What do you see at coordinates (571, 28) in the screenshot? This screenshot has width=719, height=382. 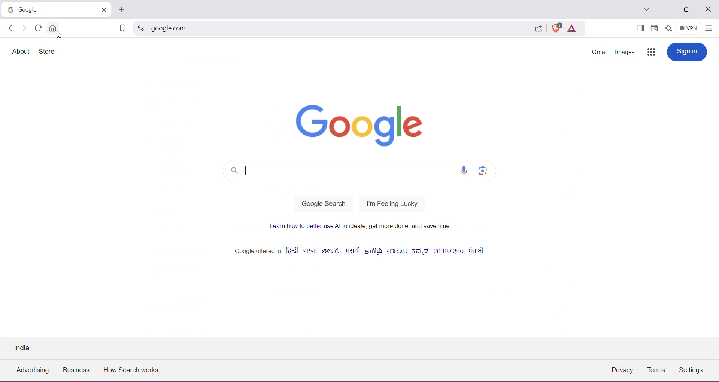 I see `Earn tokens for private ads you see in Brave` at bounding box center [571, 28].